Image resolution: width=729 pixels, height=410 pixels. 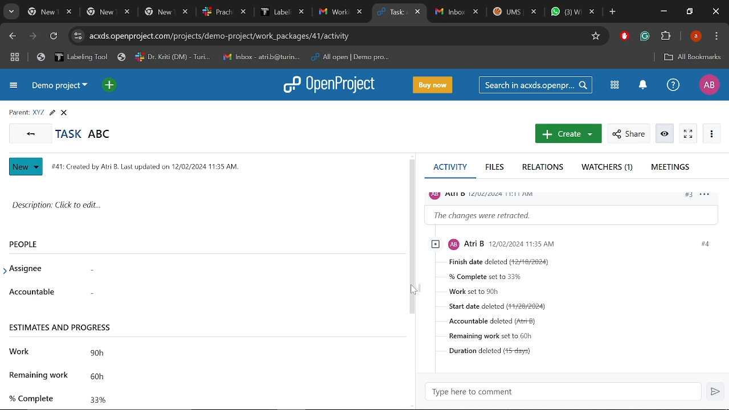 I want to click on Activate zen mode, so click(x=688, y=134).